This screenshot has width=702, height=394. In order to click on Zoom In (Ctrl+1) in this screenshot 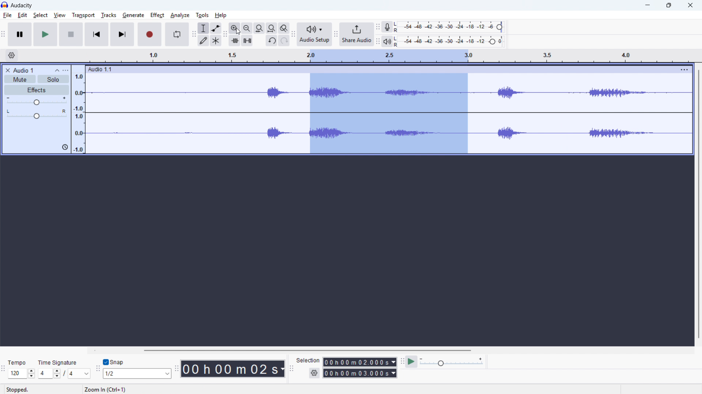, I will do `click(144, 390)`.